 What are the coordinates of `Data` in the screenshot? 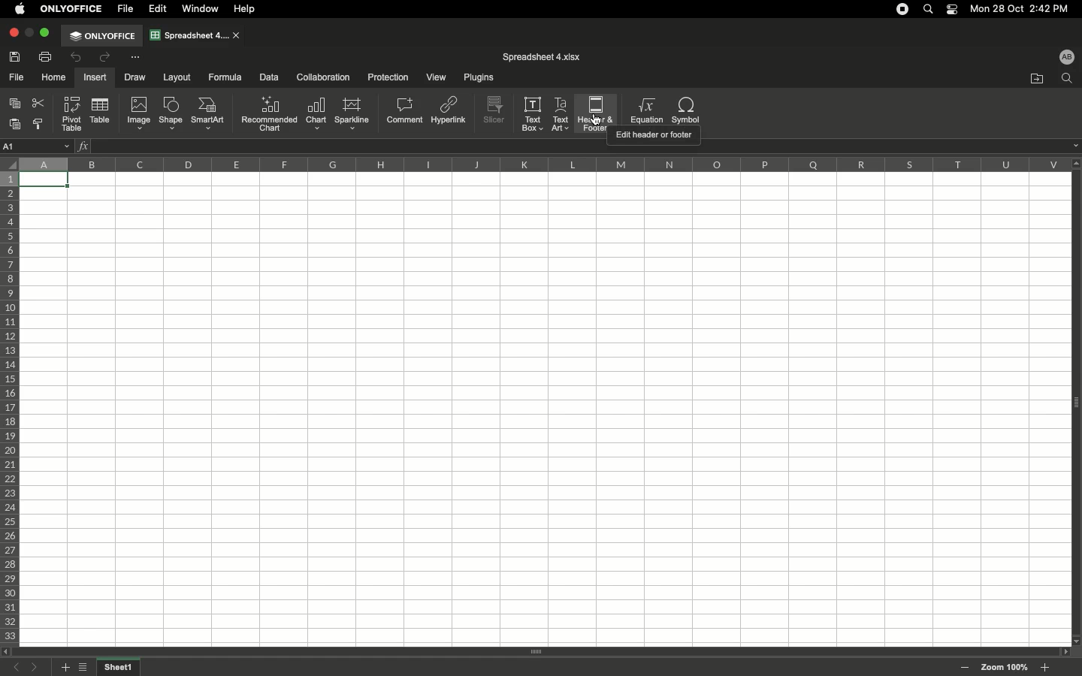 It's located at (269, 77).